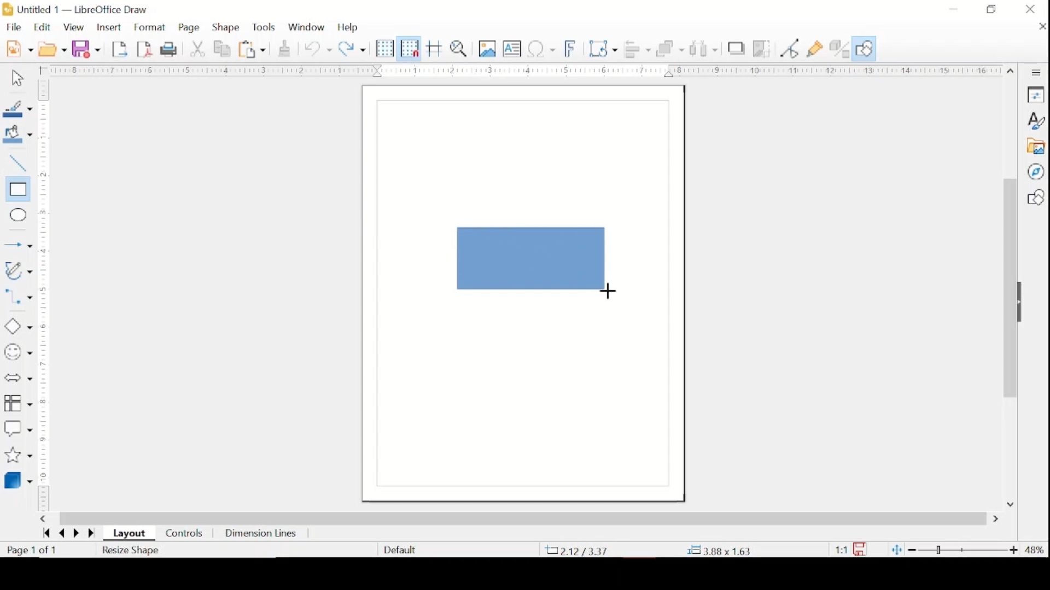 The image size is (1050, 590). Describe the element at coordinates (224, 49) in the screenshot. I see `copy` at that location.